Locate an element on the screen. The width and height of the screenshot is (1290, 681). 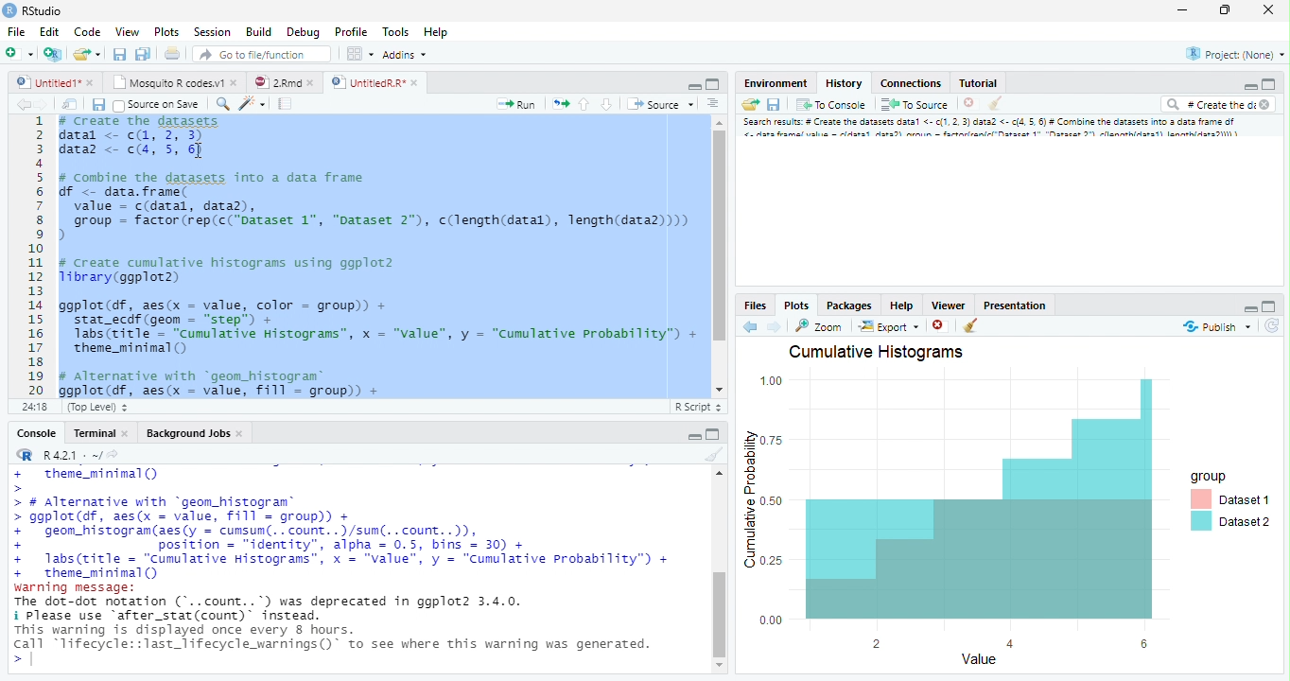
Minimize is located at coordinates (1247, 307).